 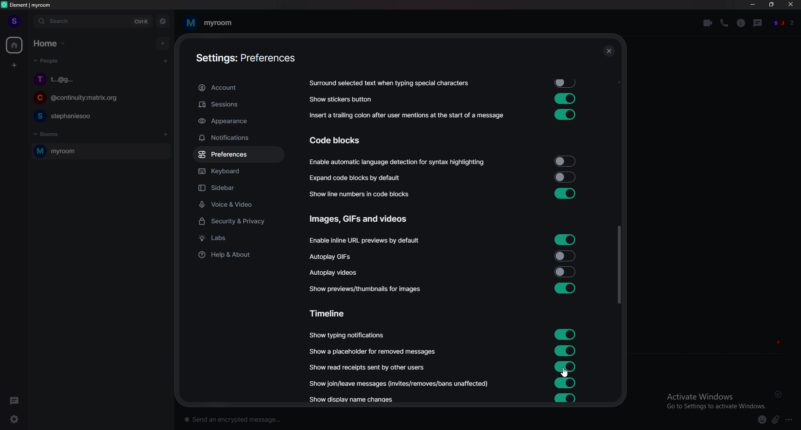 What do you see at coordinates (759, 23) in the screenshot?
I see `thread` at bounding box center [759, 23].